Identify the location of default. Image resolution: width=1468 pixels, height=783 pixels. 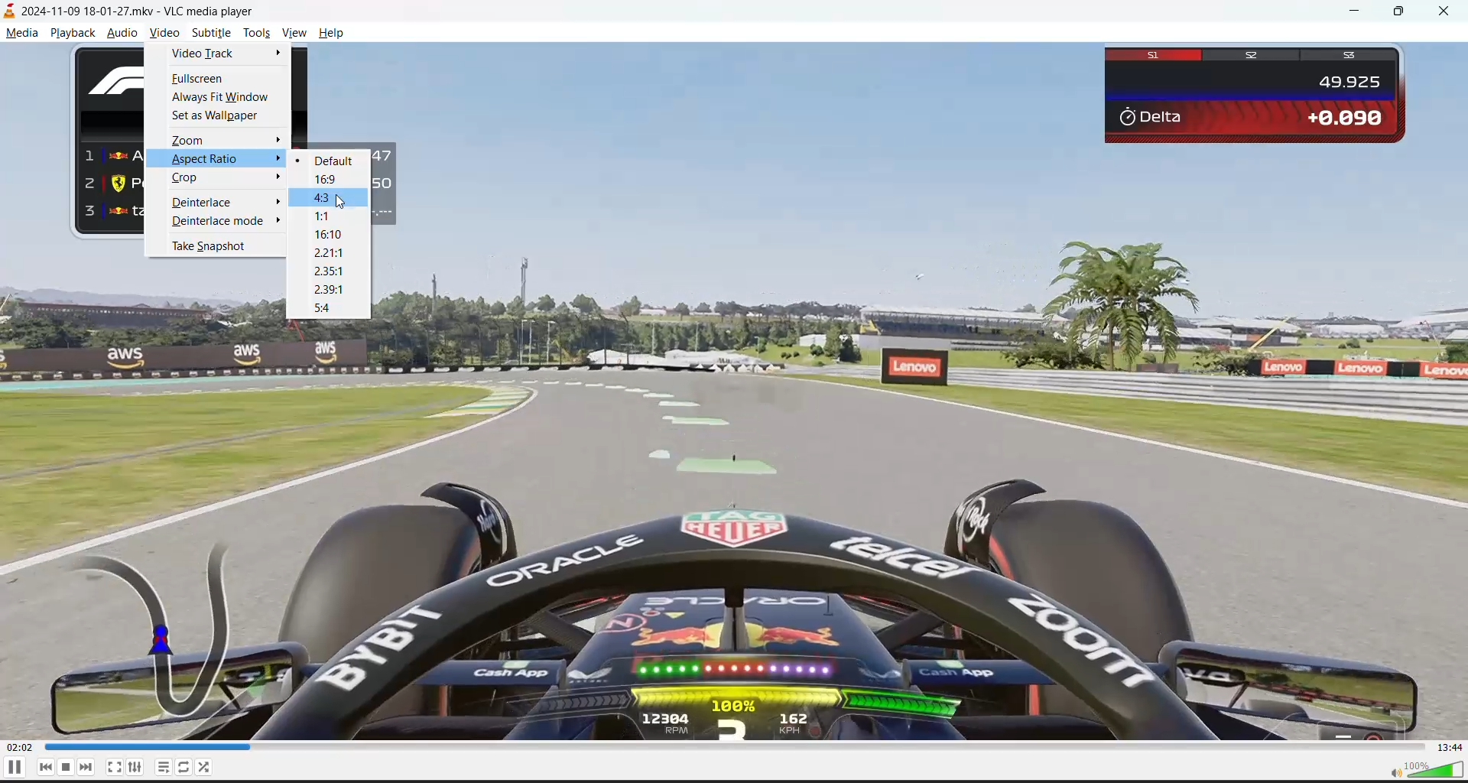
(333, 161).